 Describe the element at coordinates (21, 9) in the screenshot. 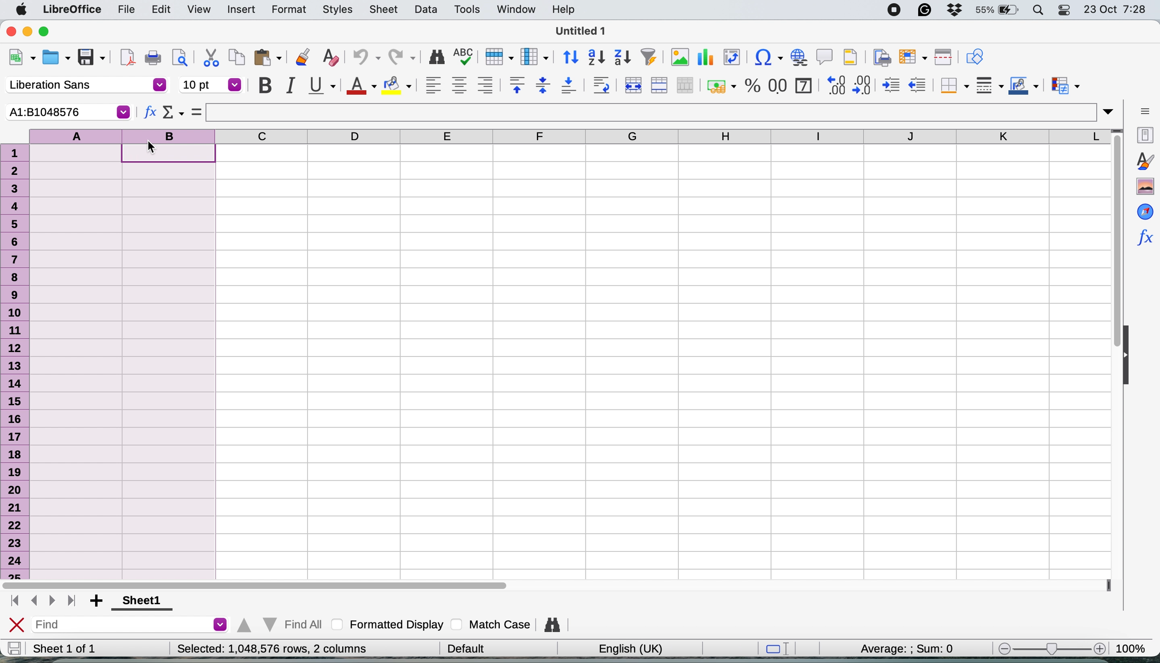

I see `system logo` at that location.